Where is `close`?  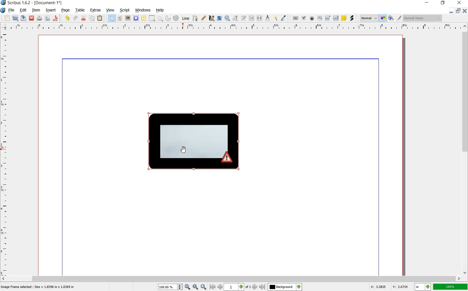
close is located at coordinates (32, 18).